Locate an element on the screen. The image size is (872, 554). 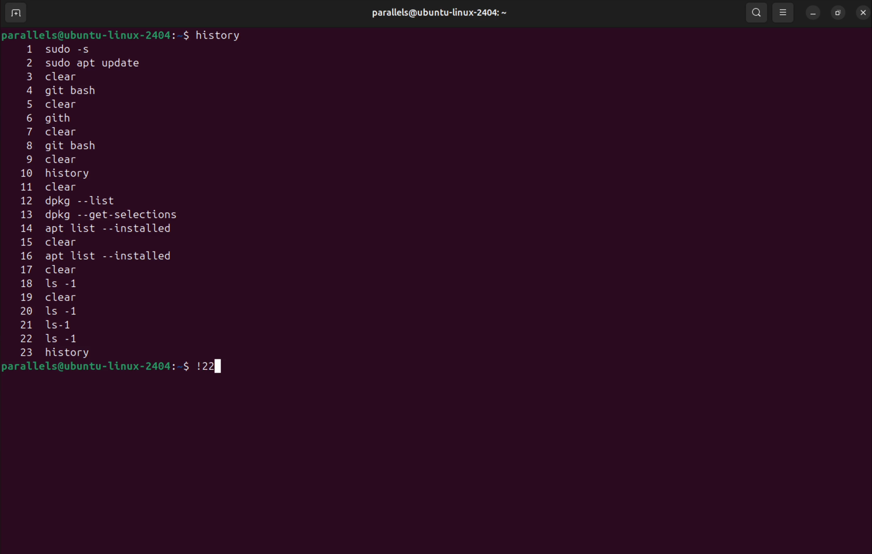
history is located at coordinates (221, 35).